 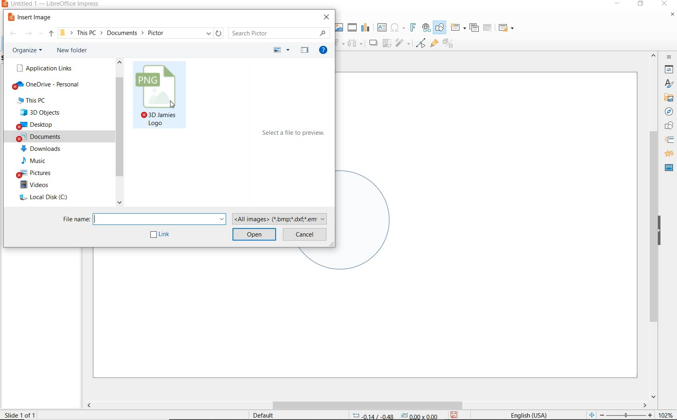 What do you see at coordinates (24, 413) in the screenshot?
I see `slide 1 of 1` at bounding box center [24, 413].